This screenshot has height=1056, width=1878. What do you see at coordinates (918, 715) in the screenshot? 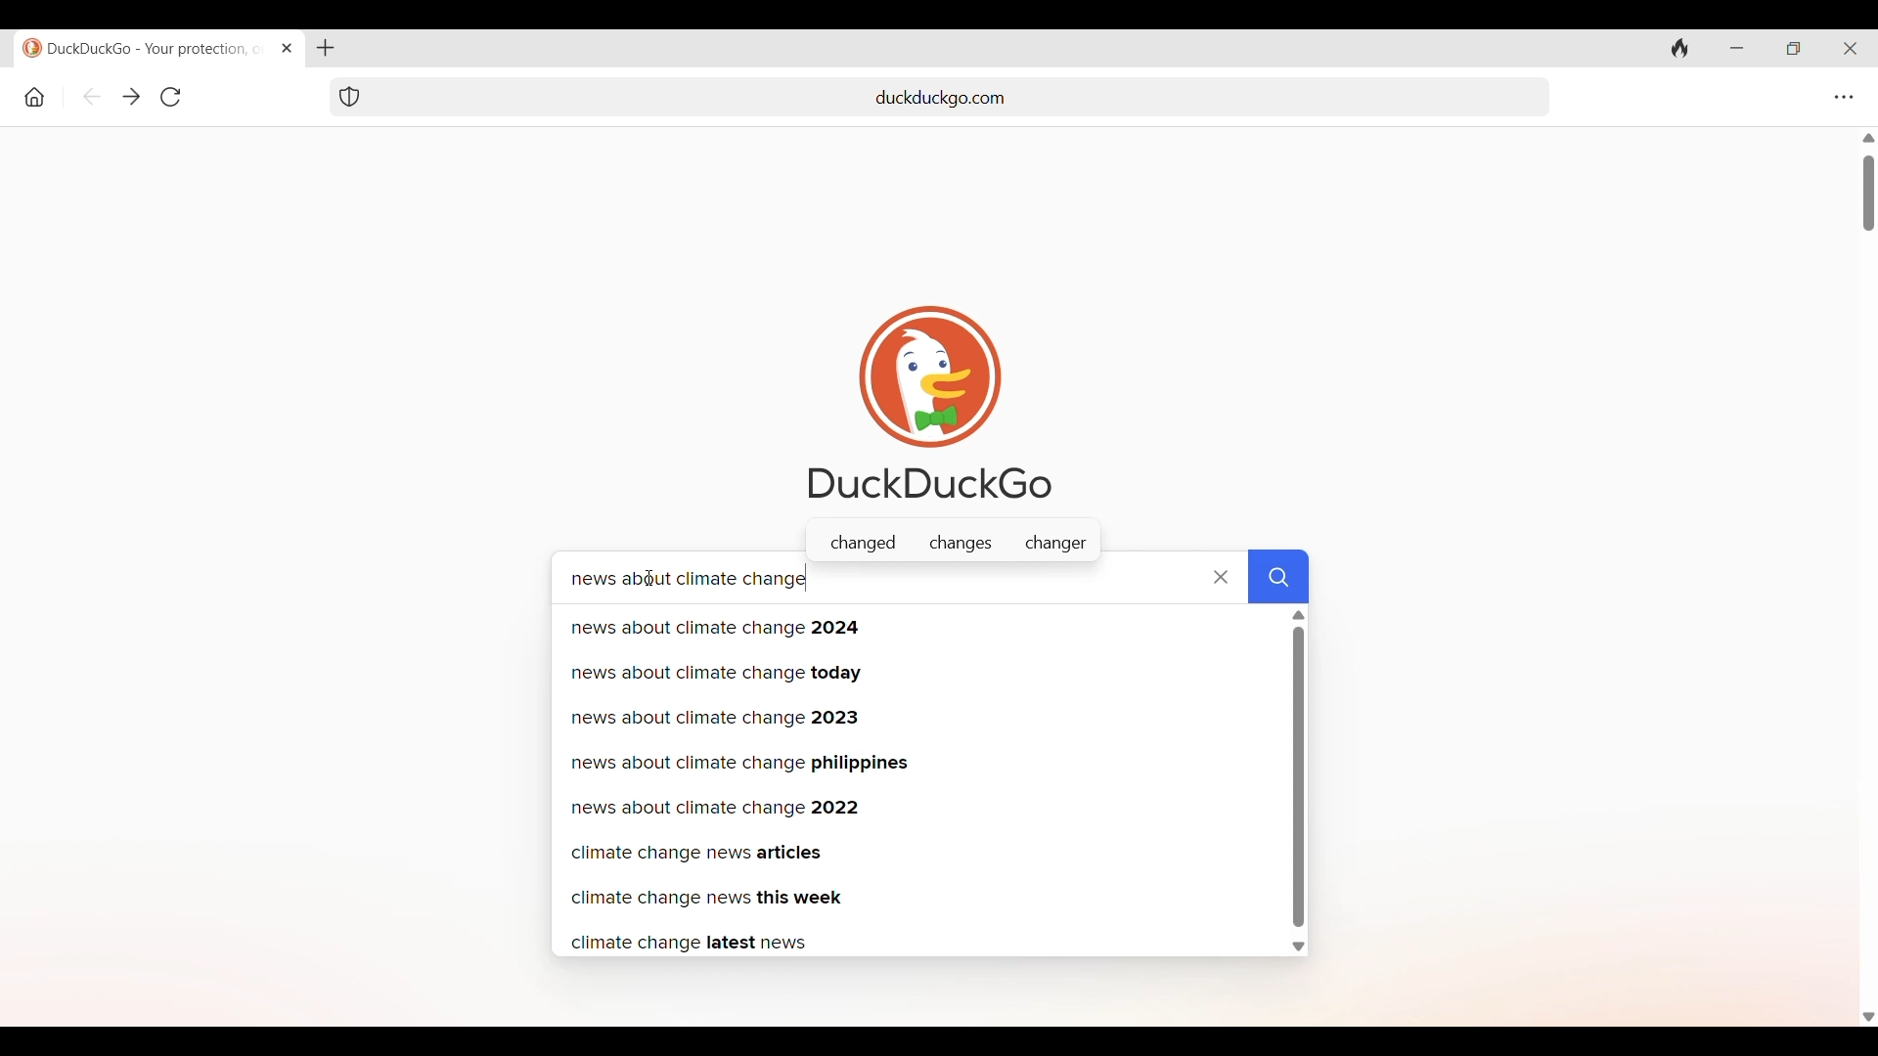
I see `News about climate change 2023` at bounding box center [918, 715].